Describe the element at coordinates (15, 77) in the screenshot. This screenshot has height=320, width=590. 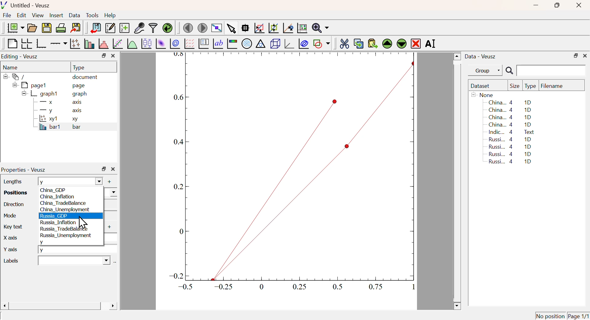
I see `/` at that location.